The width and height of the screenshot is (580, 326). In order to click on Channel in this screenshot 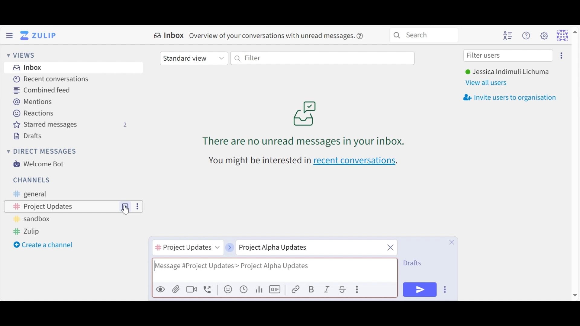, I will do `click(32, 180)`.